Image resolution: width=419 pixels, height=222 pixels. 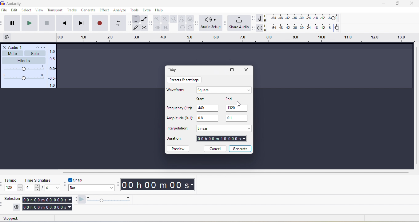 I want to click on select, so click(x=26, y=10).